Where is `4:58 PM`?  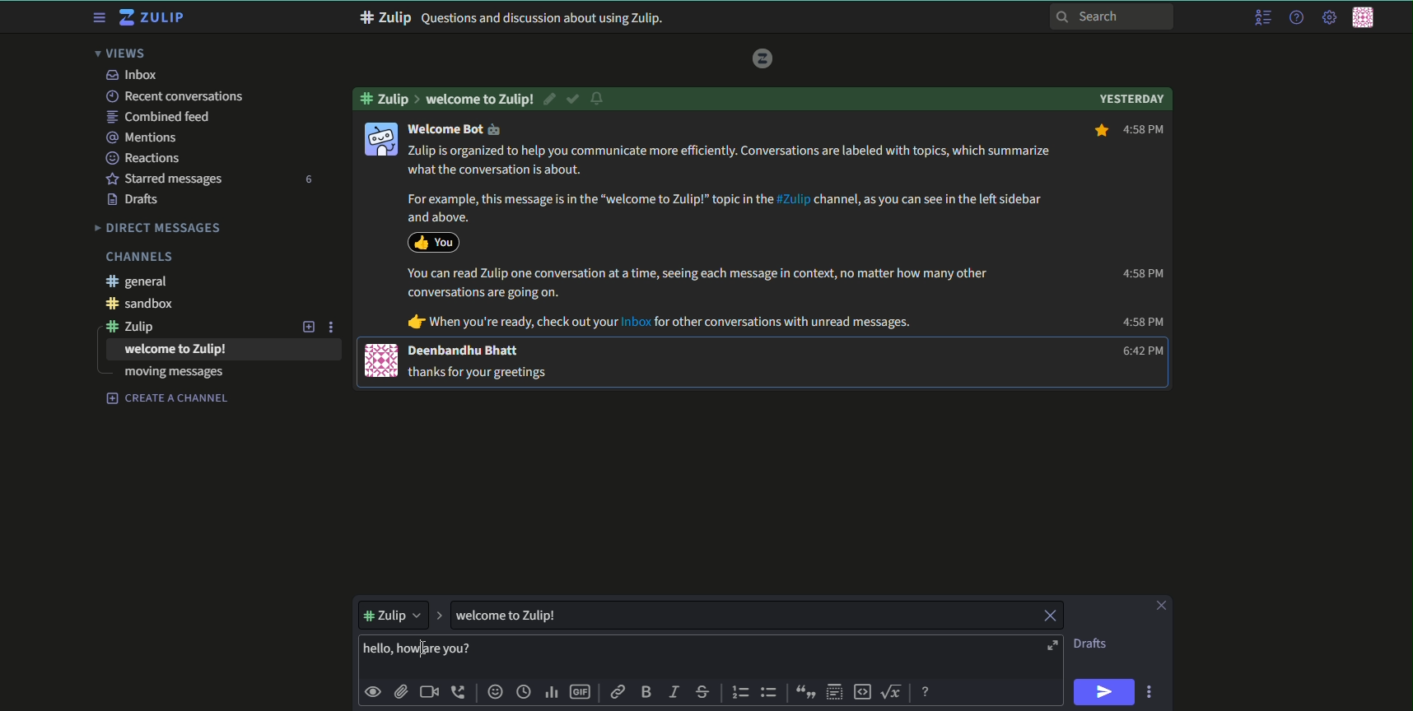
4:58 PM is located at coordinates (1129, 131).